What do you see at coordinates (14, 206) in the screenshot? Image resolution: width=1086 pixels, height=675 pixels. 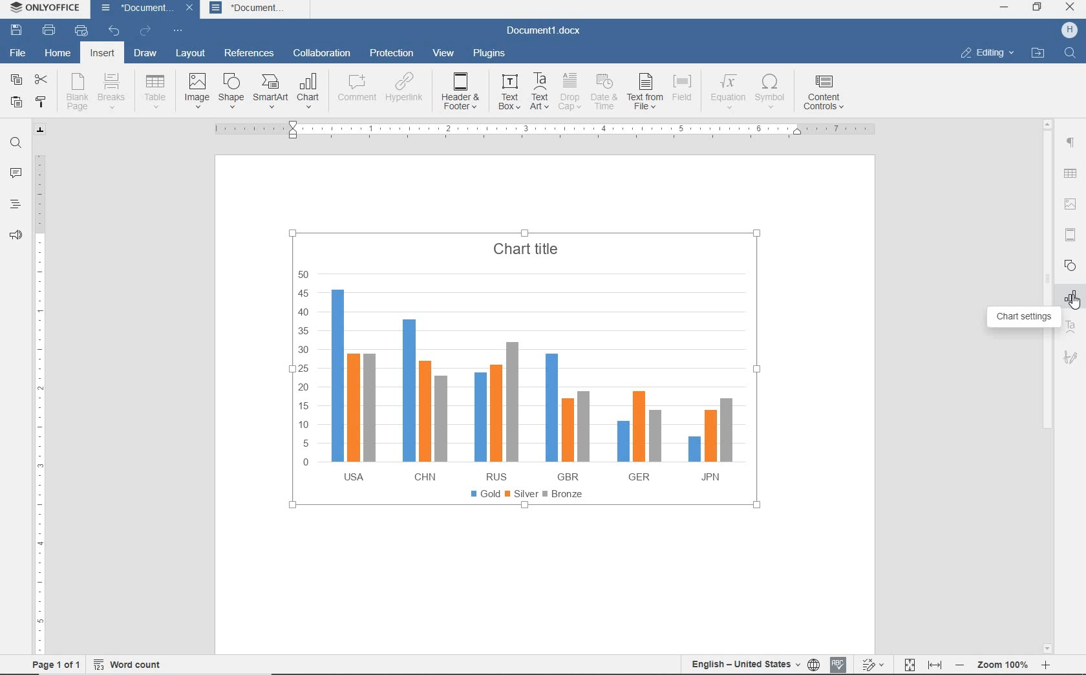 I see `headings` at bounding box center [14, 206].